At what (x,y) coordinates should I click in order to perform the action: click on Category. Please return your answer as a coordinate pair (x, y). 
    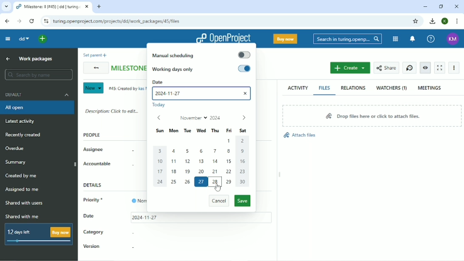
    Looking at the image, I should click on (93, 233).